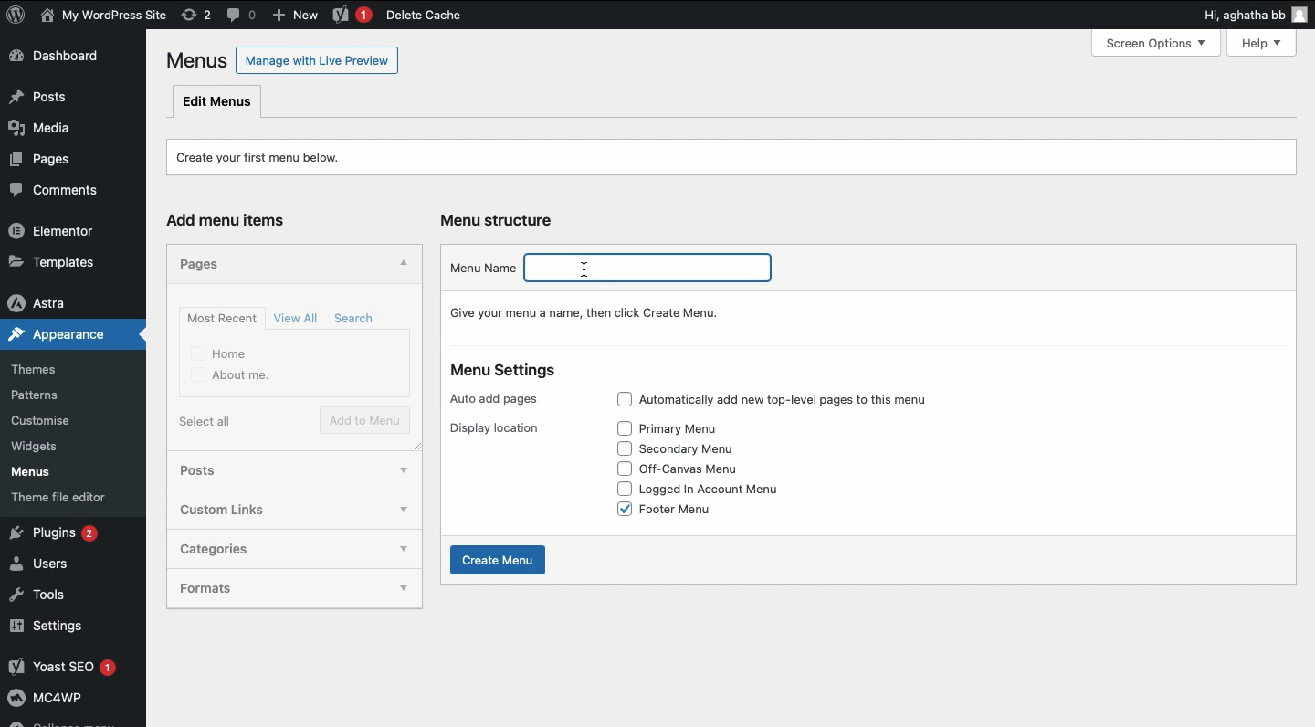 Image resolution: width=1315 pixels, height=727 pixels. What do you see at coordinates (405, 262) in the screenshot?
I see `Hide` at bounding box center [405, 262].